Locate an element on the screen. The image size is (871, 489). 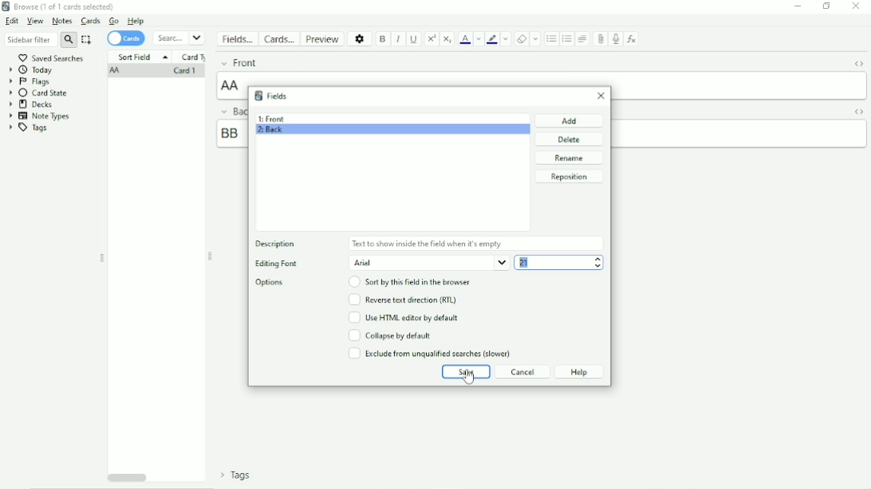
Change color is located at coordinates (478, 39).